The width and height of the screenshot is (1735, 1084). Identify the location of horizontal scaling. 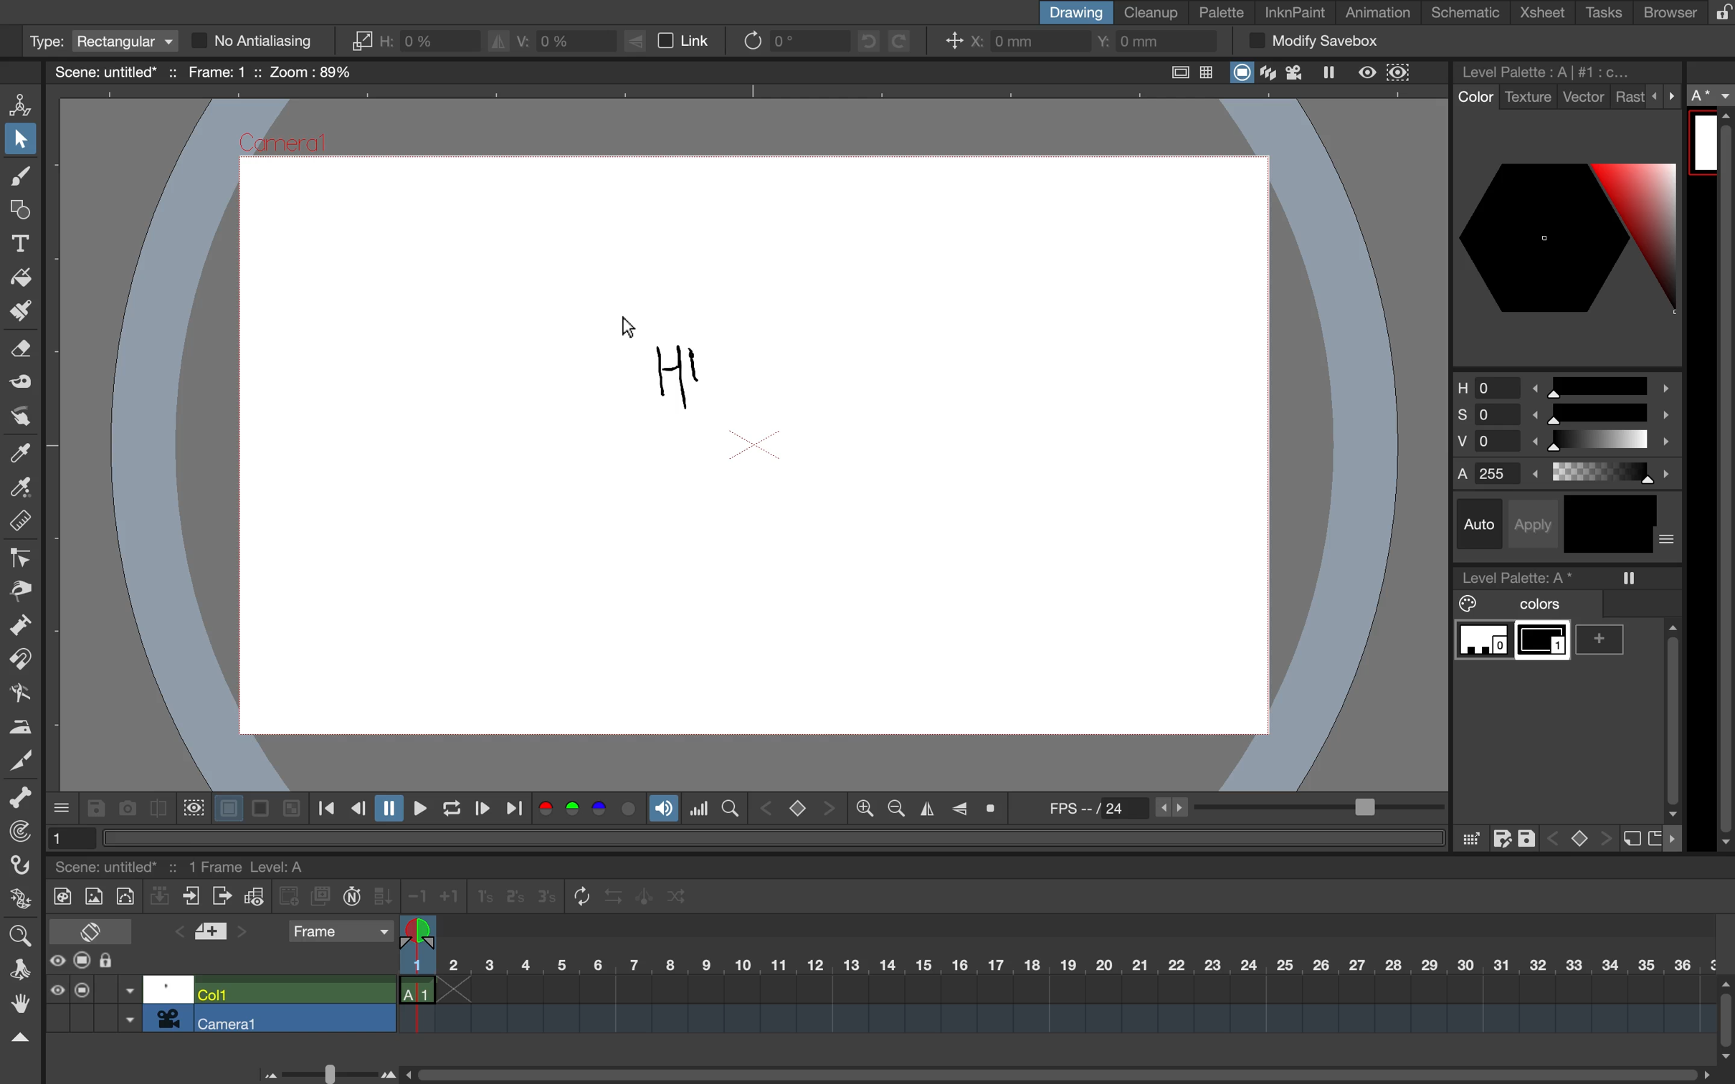
(414, 41).